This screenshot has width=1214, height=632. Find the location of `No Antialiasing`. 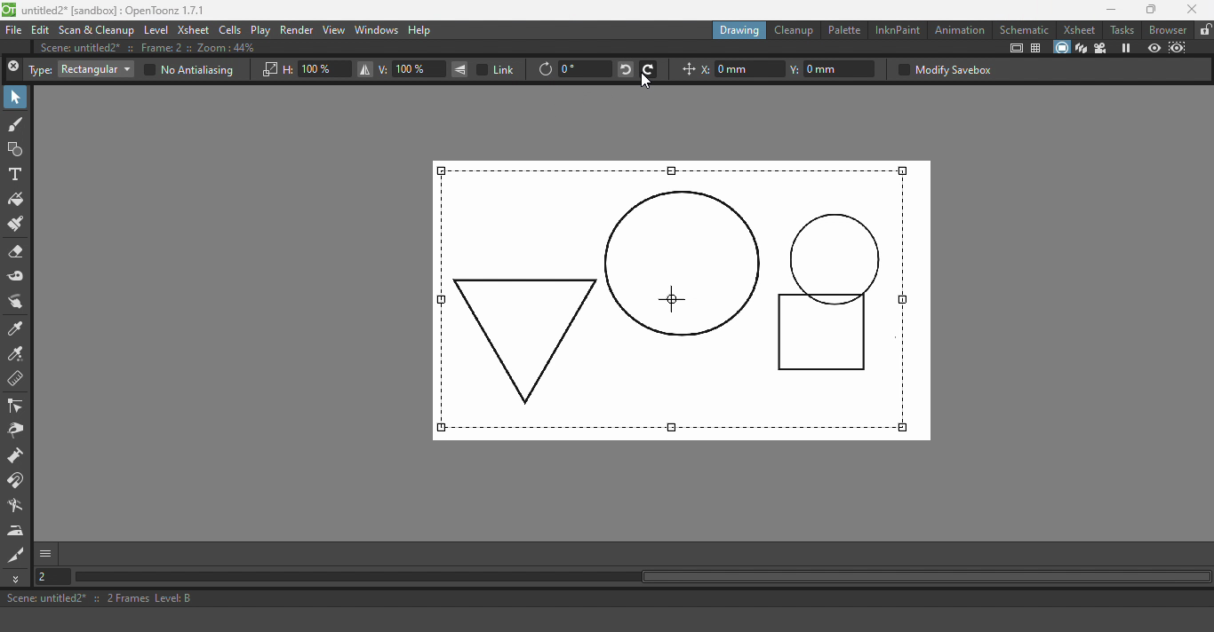

No Antialiasing is located at coordinates (188, 70).